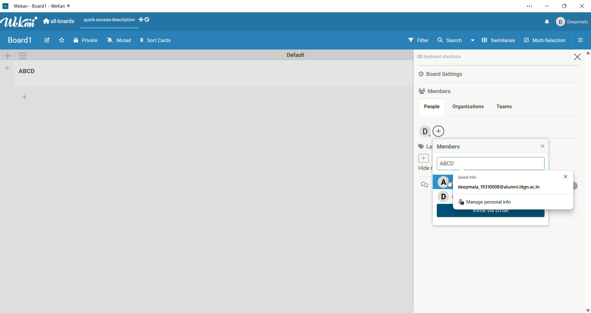 Image resolution: width=591 pixels, height=313 pixels. I want to click on title, so click(43, 6).